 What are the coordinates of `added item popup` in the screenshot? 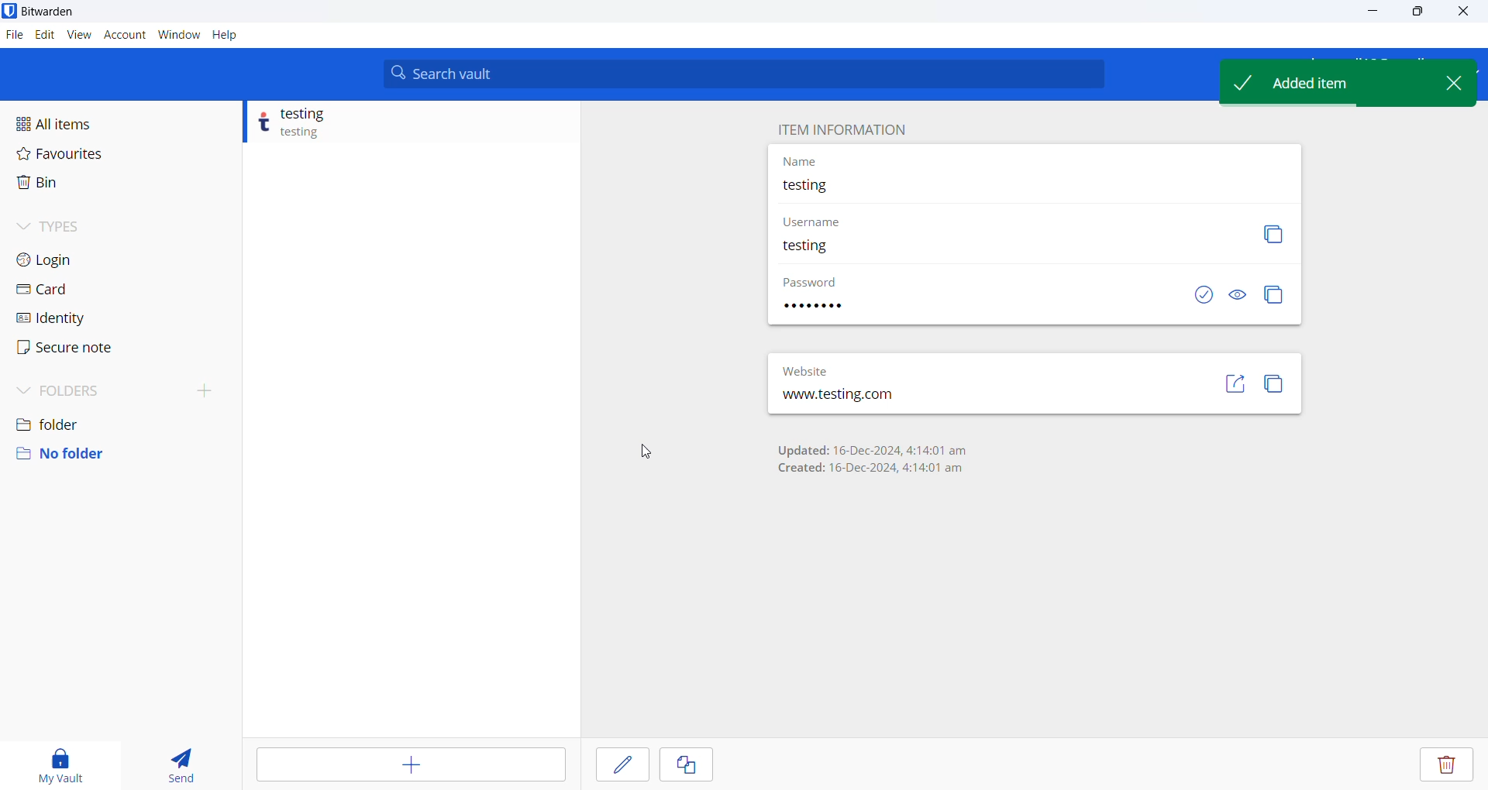 It's located at (1323, 82).